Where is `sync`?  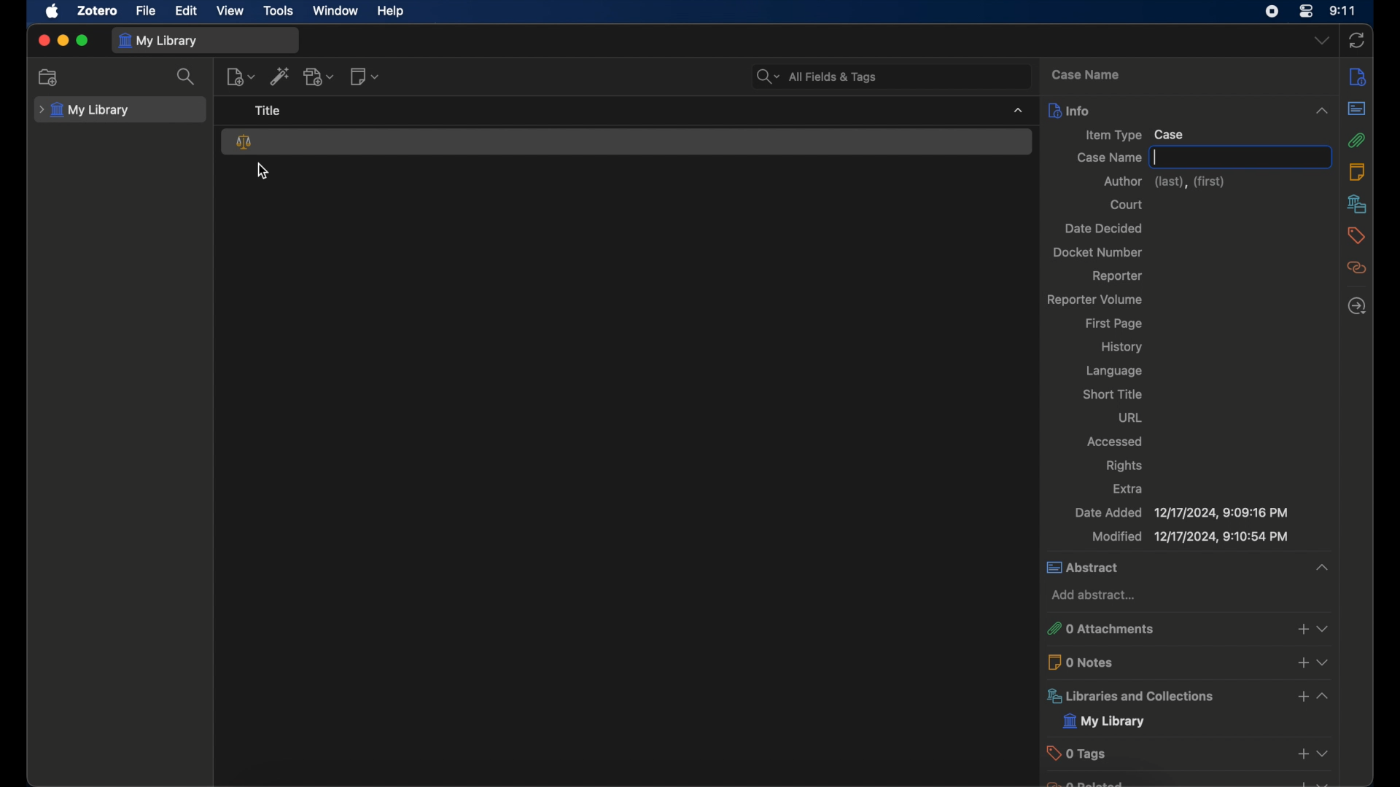
sync is located at coordinates (1356, 41).